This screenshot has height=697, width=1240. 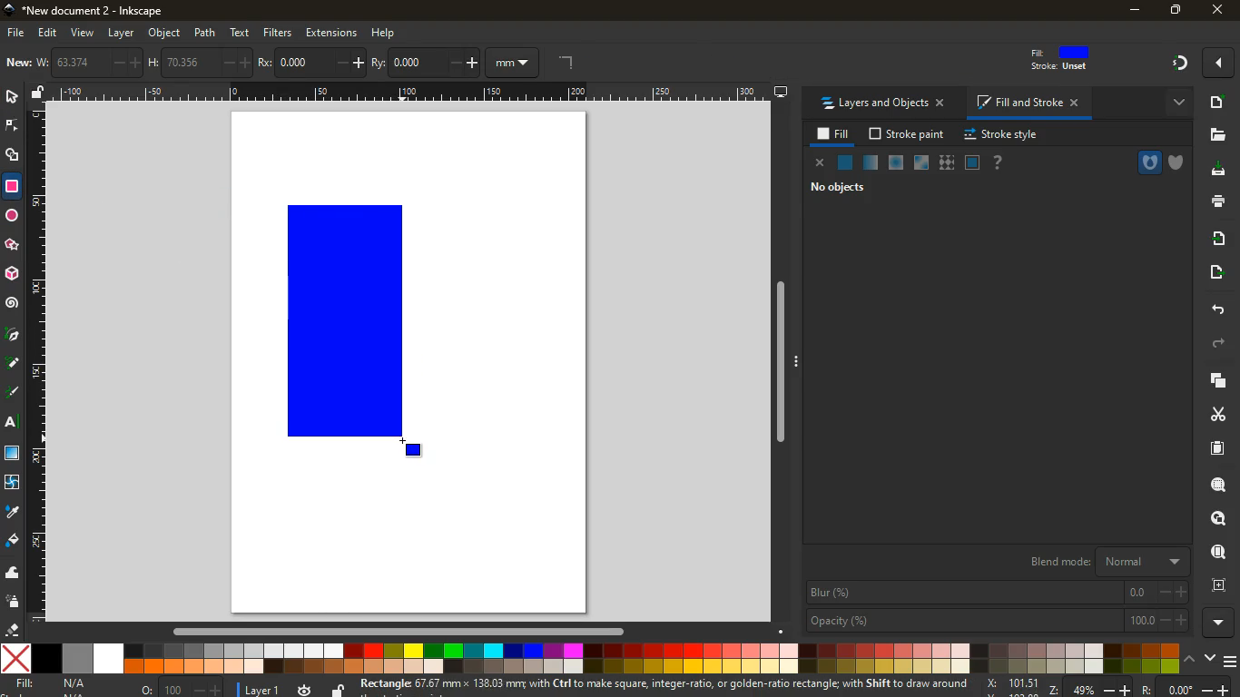 I want to click on minimize, so click(x=1133, y=11).